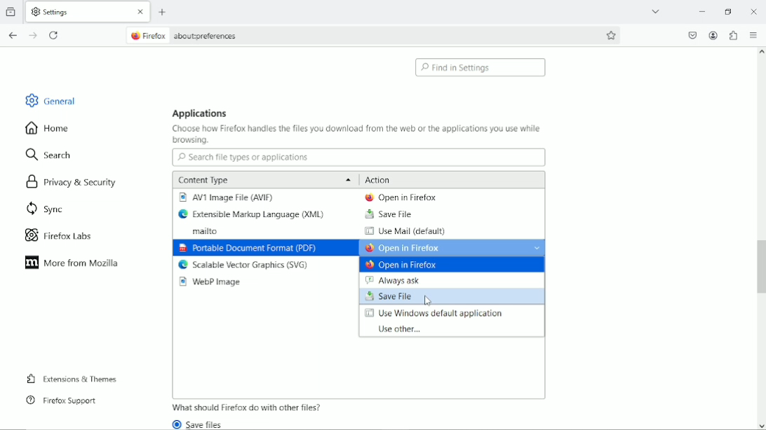 The width and height of the screenshot is (766, 430). What do you see at coordinates (202, 424) in the screenshot?
I see `Save Files` at bounding box center [202, 424].